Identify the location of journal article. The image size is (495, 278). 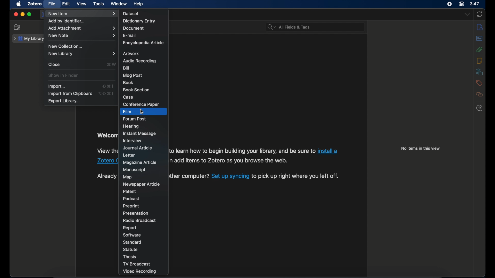
(138, 148).